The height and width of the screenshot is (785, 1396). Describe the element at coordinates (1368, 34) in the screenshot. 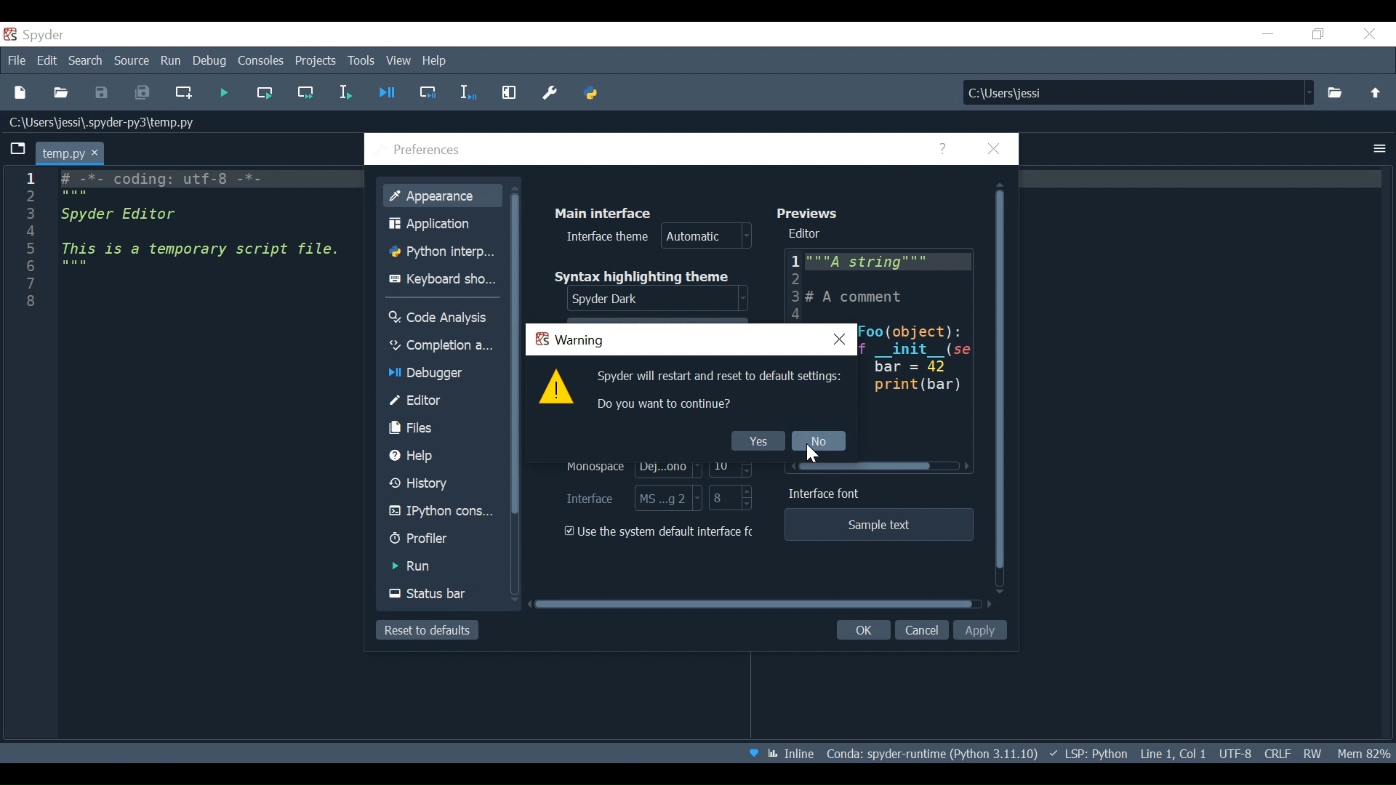

I see `Close` at that location.